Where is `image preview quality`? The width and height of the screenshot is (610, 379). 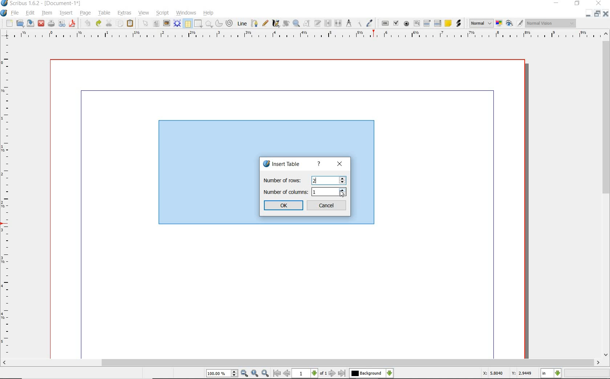
image preview quality is located at coordinates (481, 23).